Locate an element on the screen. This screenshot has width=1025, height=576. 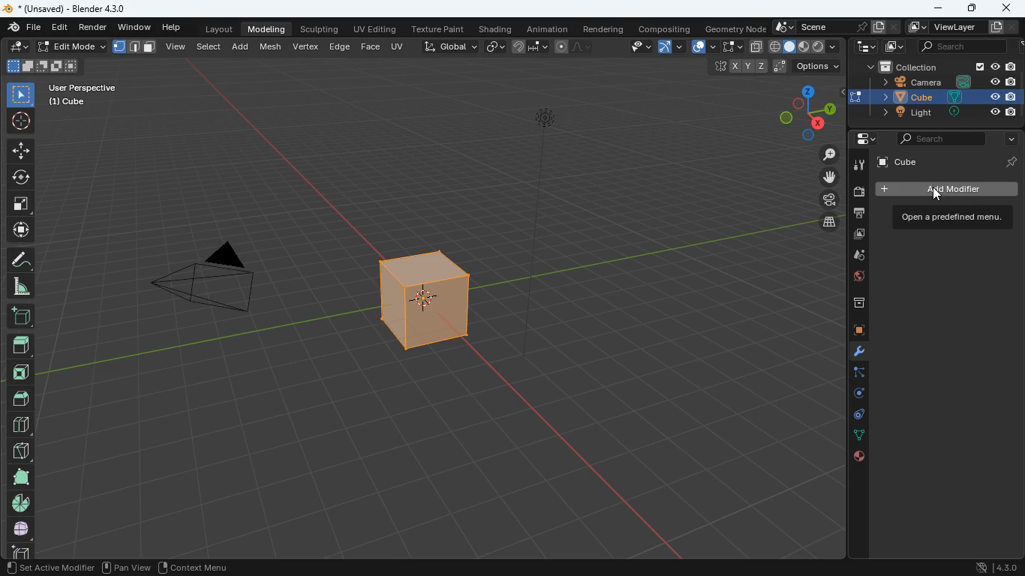
camera is located at coordinates (223, 286).